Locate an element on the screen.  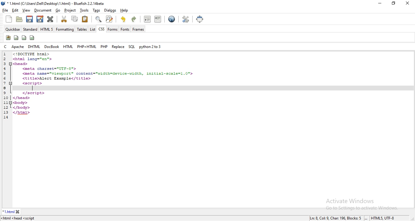
help is located at coordinates (124, 11).